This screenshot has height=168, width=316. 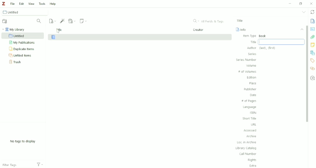 I want to click on New Collection, so click(x=5, y=21).